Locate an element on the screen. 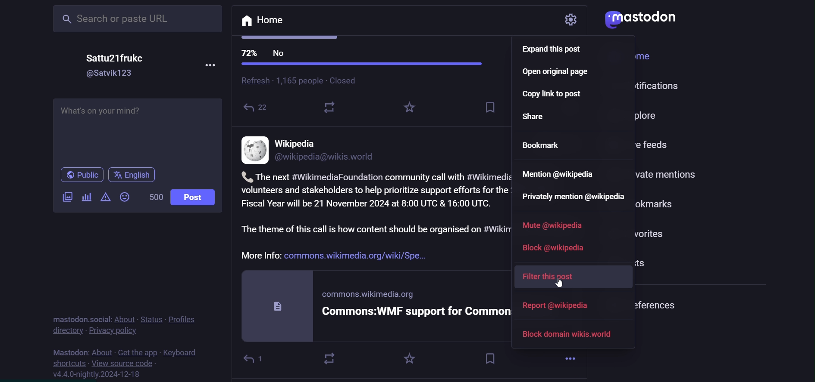 Image resolution: width=815 pixels, height=382 pixels. closed is located at coordinates (348, 81).